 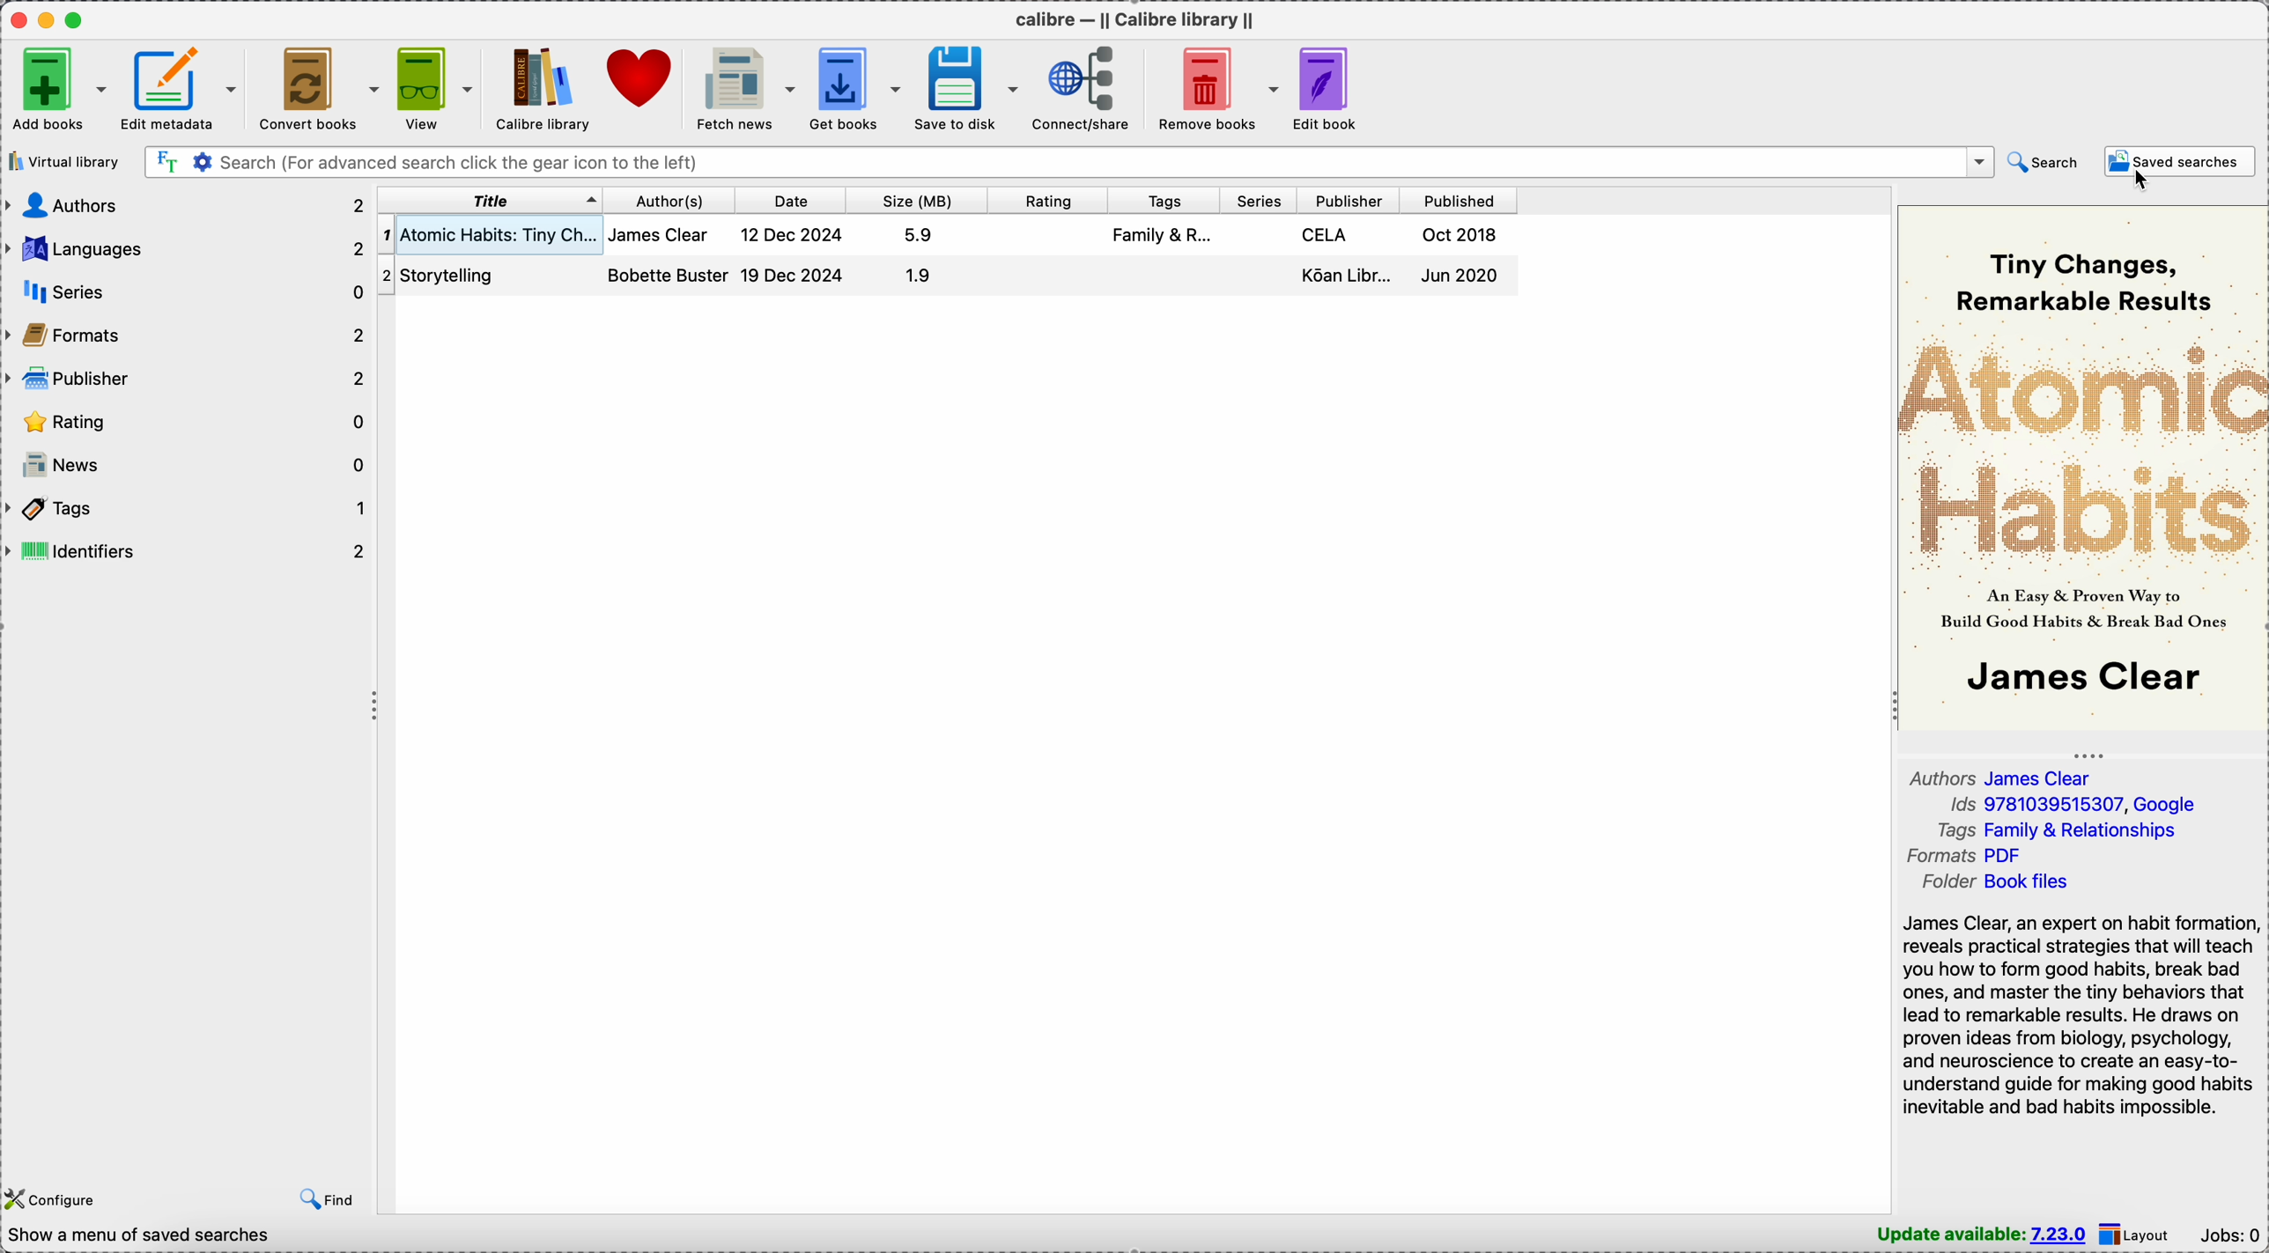 I want to click on size in MB, so click(x=919, y=256).